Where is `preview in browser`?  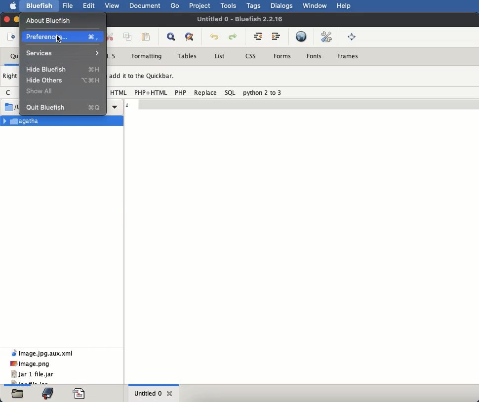 preview in browser is located at coordinates (301, 36).